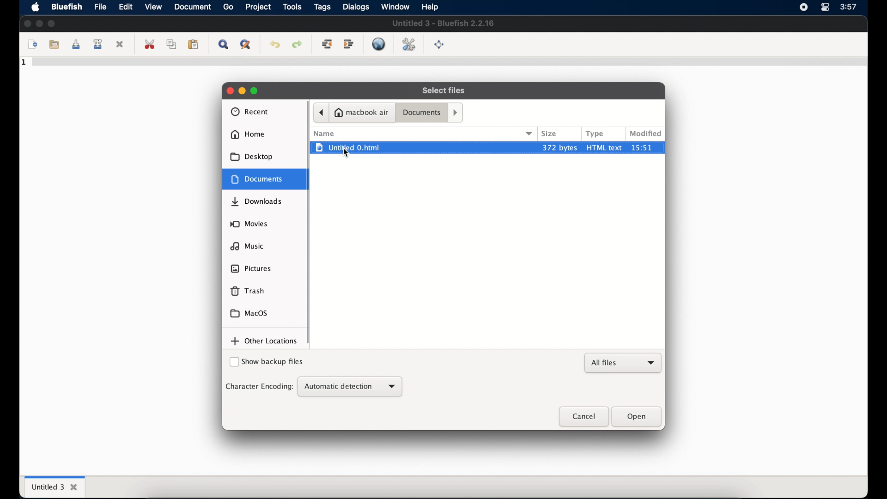  What do you see at coordinates (324, 134) in the screenshot?
I see `name` at bounding box center [324, 134].